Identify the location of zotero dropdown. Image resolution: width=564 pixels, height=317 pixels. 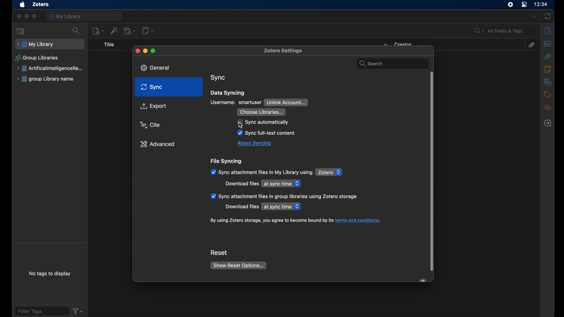
(329, 172).